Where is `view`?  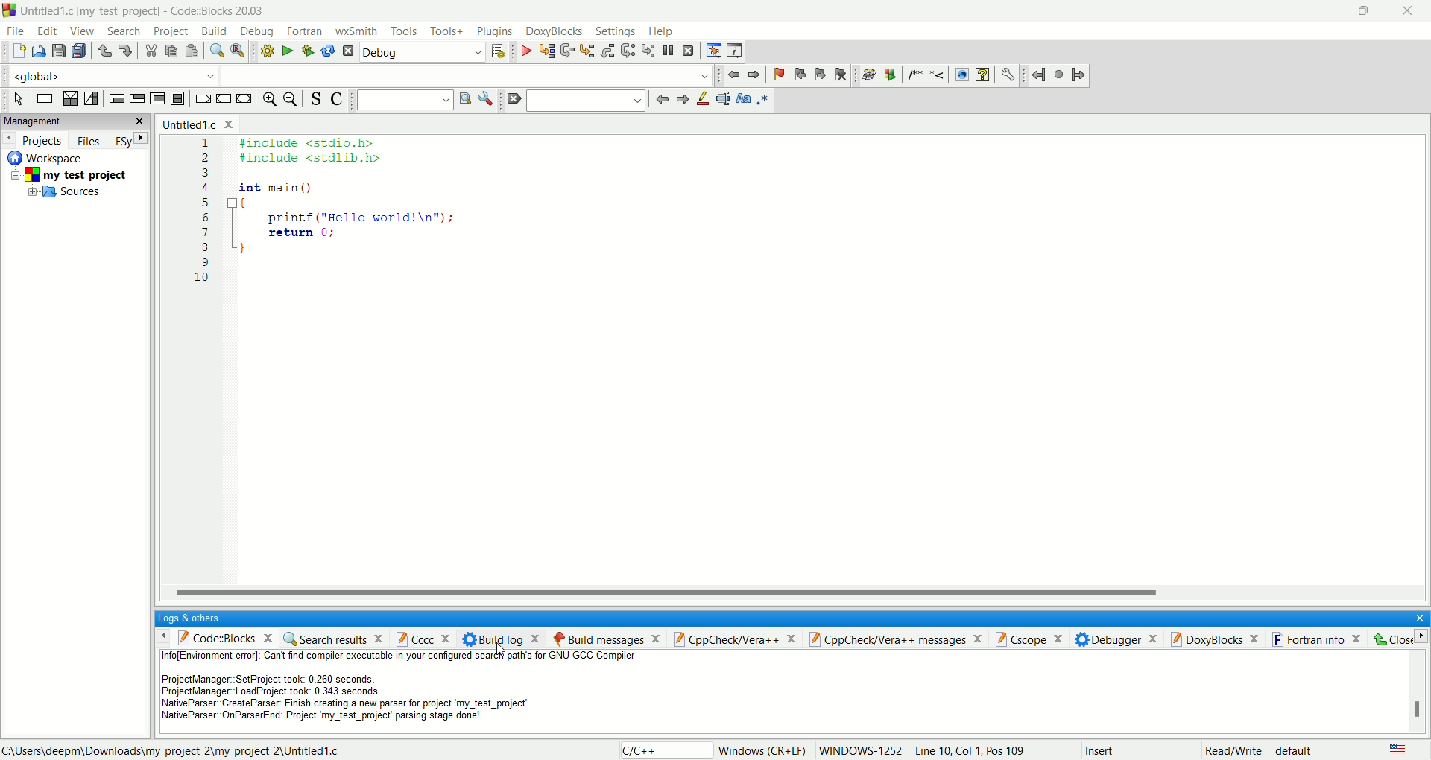
view is located at coordinates (80, 31).